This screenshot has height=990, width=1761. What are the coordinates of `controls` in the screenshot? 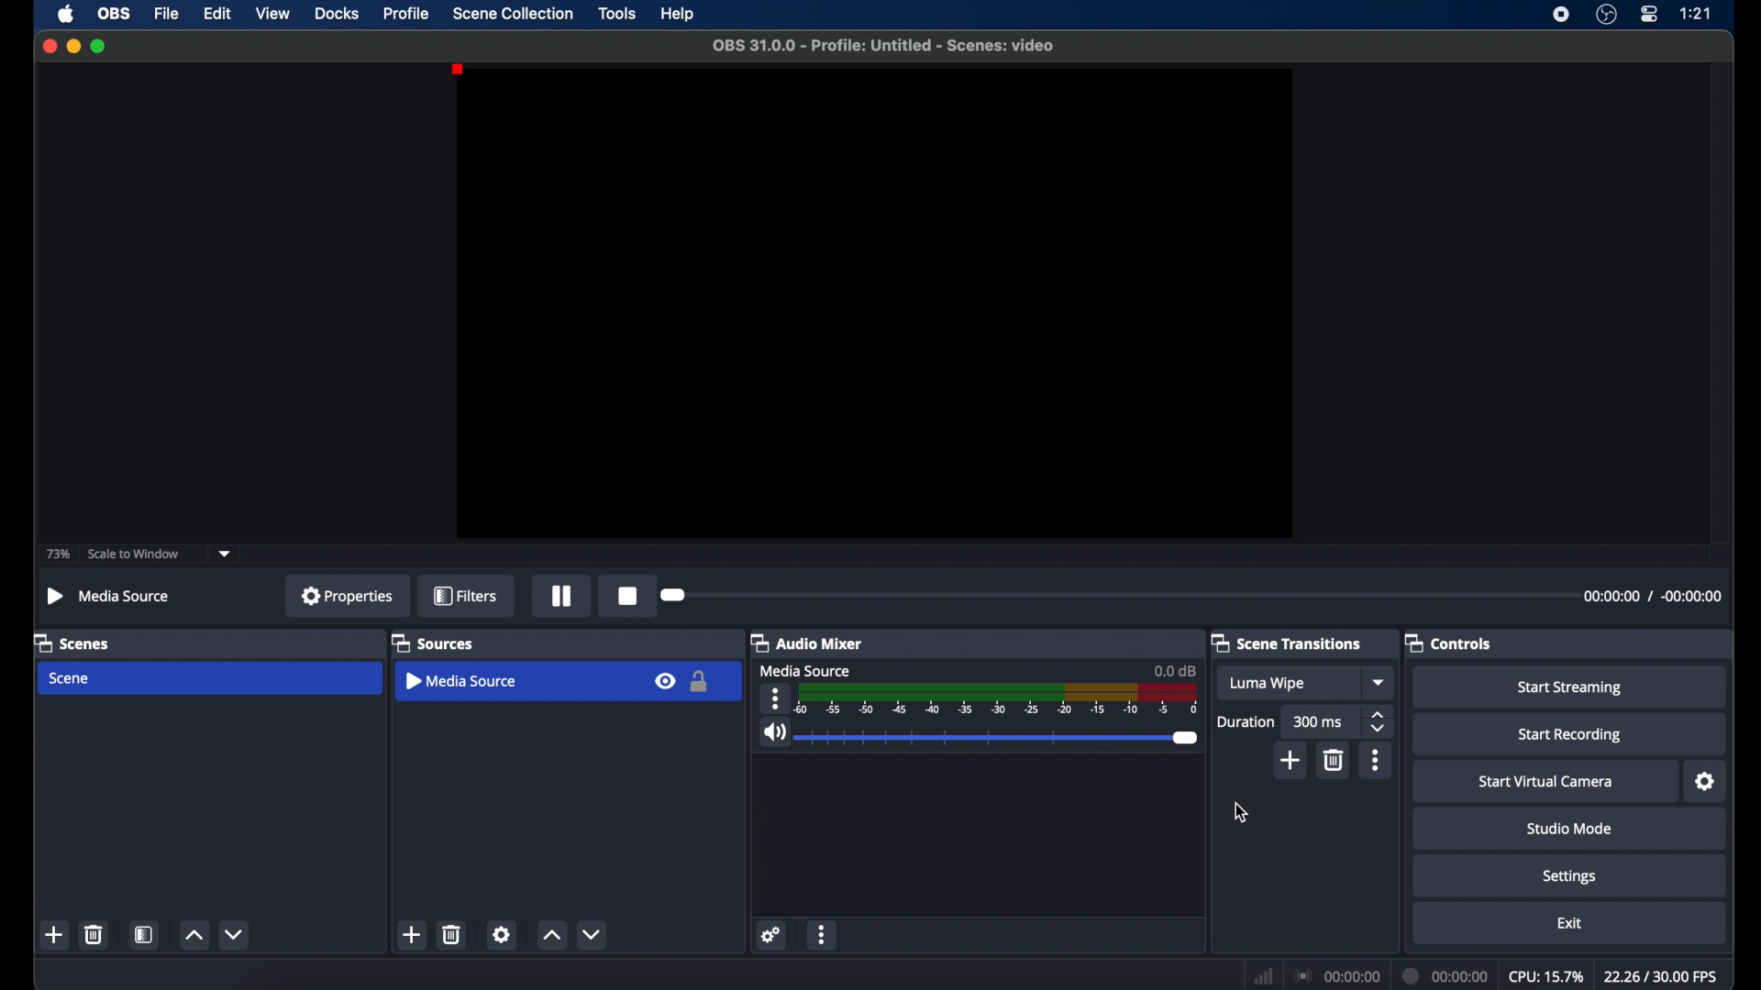 It's located at (1452, 643).